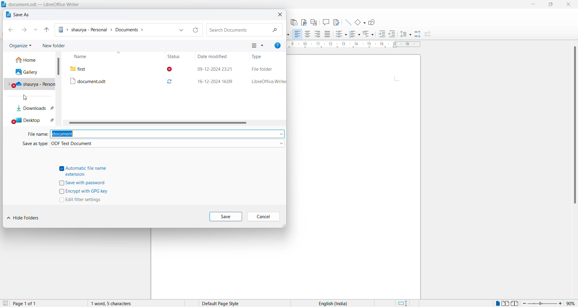 Image resolution: width=578 pixels, height=307 pixels. What do you see at coordinates (173, 56) in the screenshot?
I see `Status` at bounding box center [173, 56].